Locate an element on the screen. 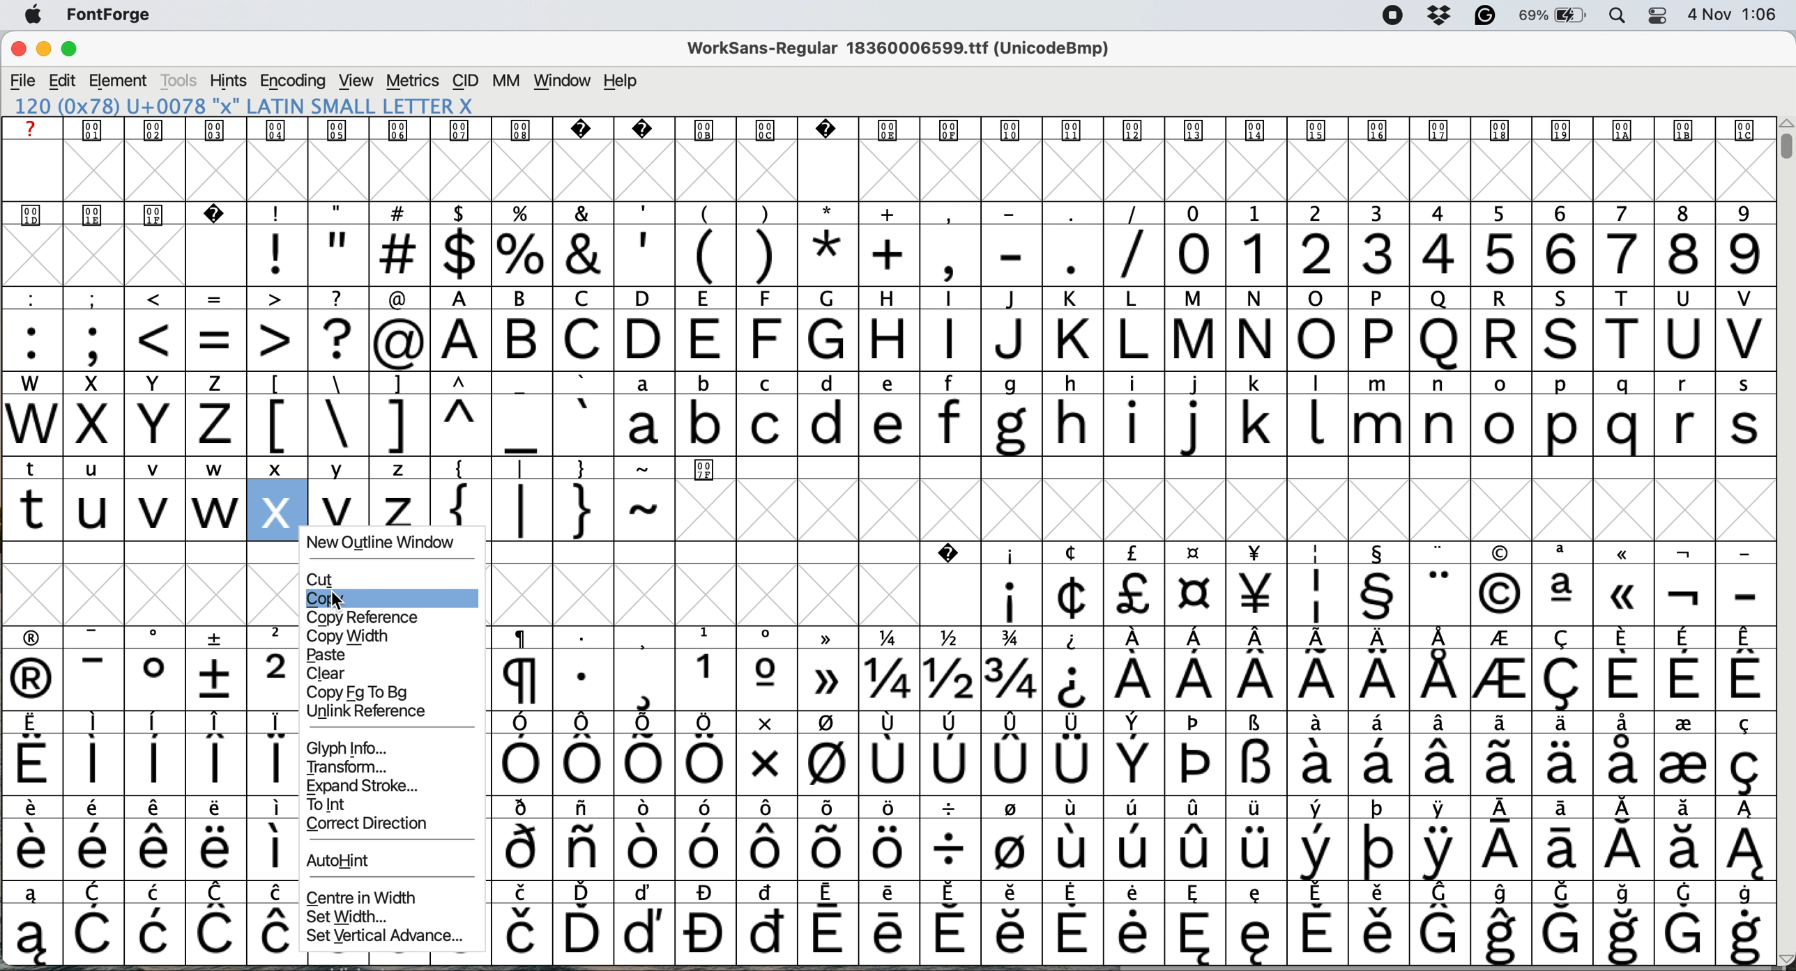  special characters is located at coordinates (156, 635).